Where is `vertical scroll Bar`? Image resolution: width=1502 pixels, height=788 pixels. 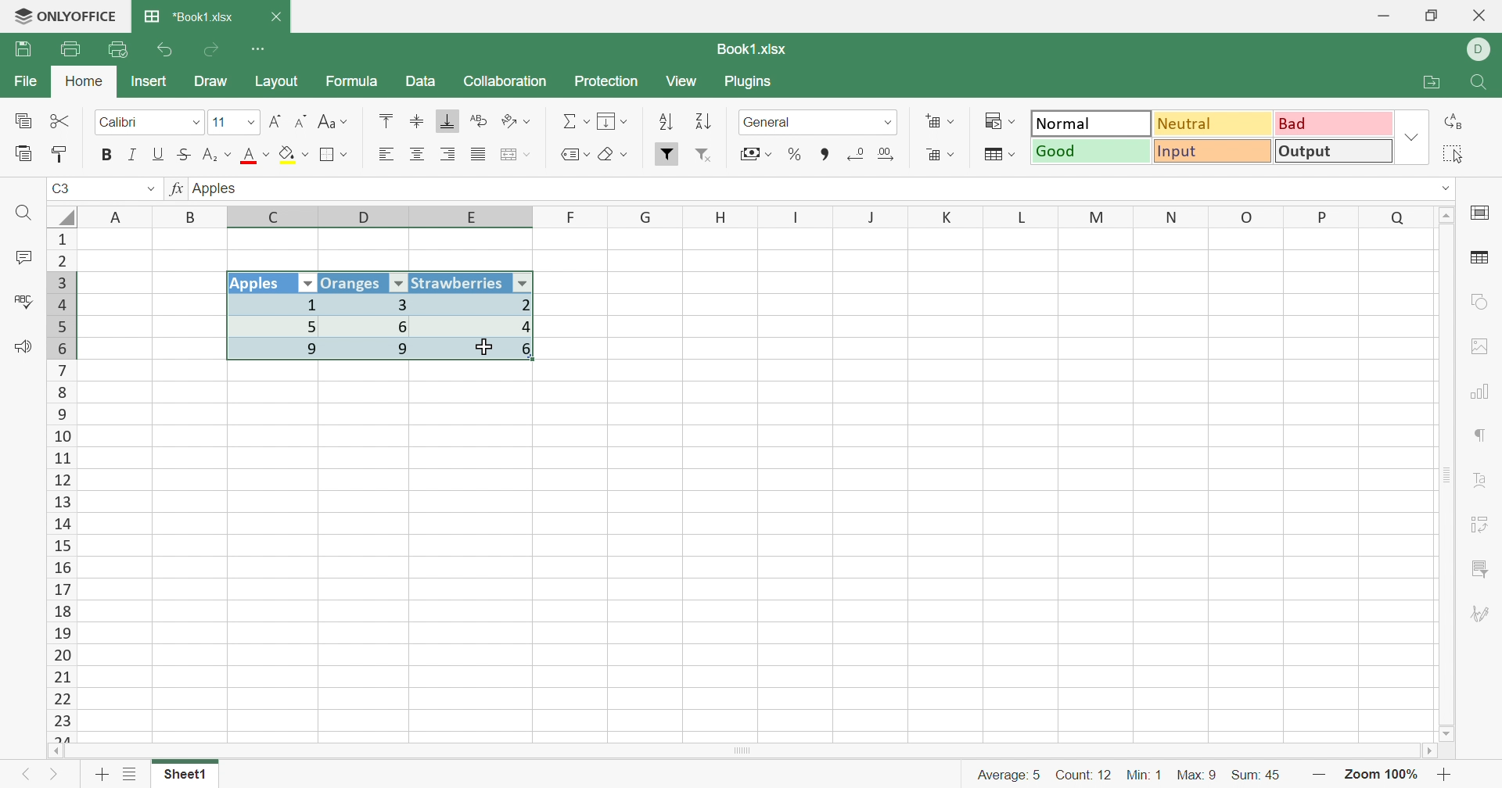
vertical scroll Bar is located at coordinates (1444, 473).